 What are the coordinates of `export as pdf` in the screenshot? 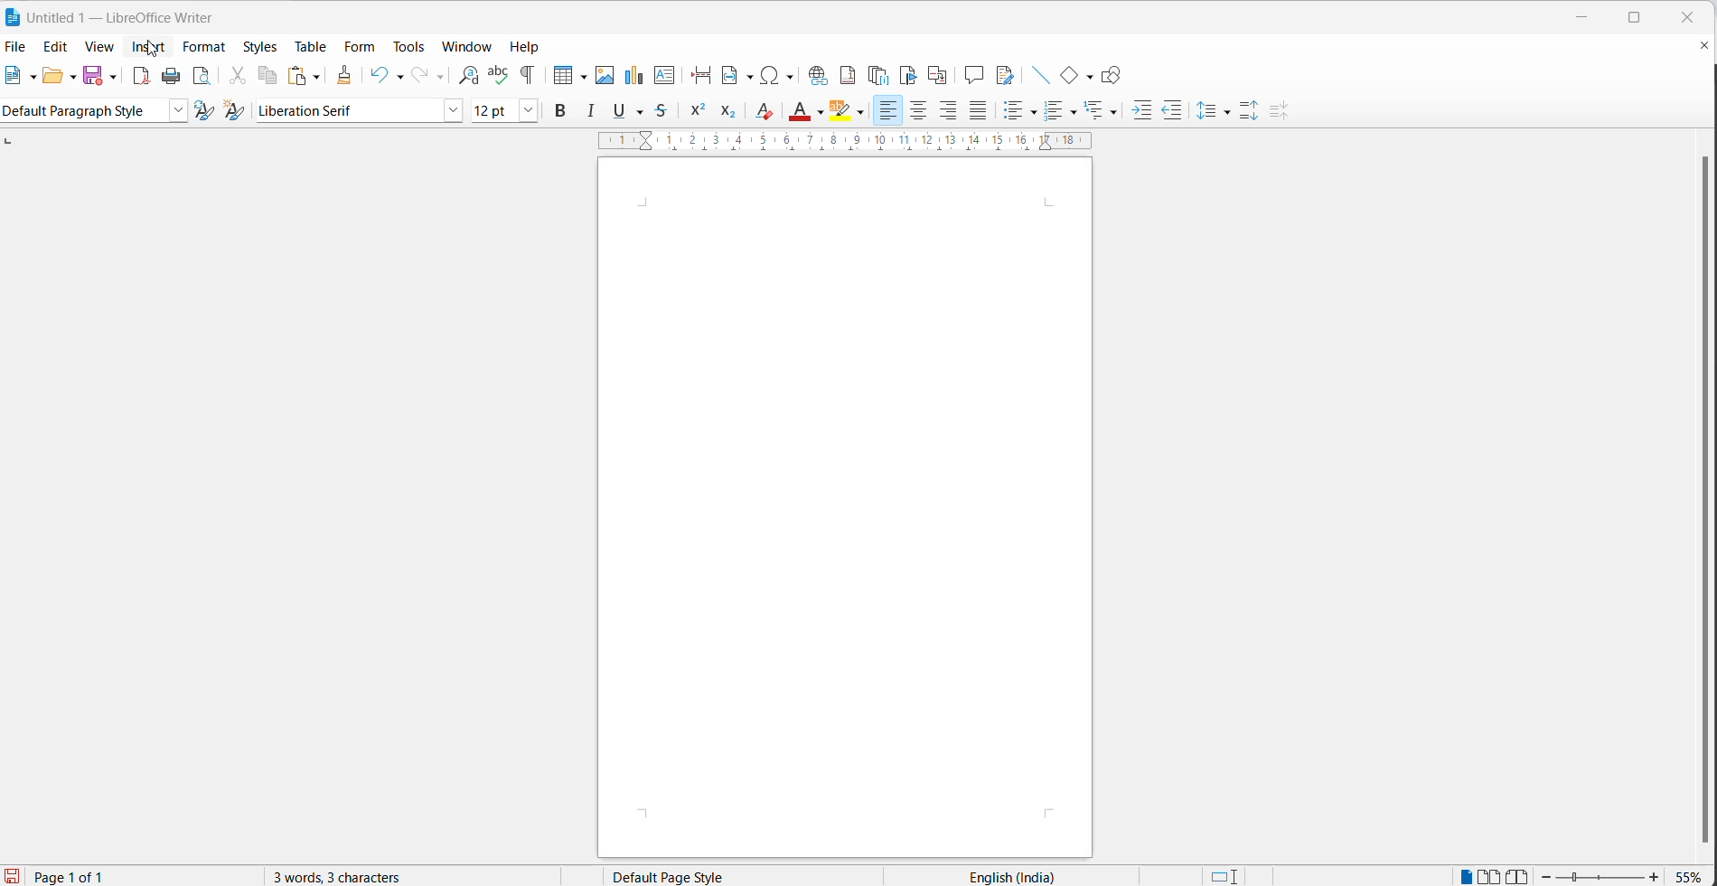 It's located at (141, 77).